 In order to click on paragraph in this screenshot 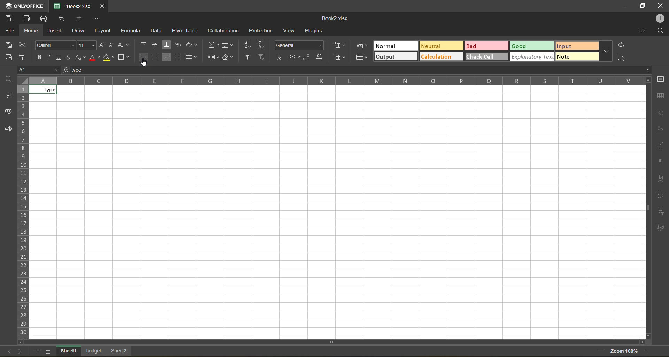, I will do `click(661, 162)`.